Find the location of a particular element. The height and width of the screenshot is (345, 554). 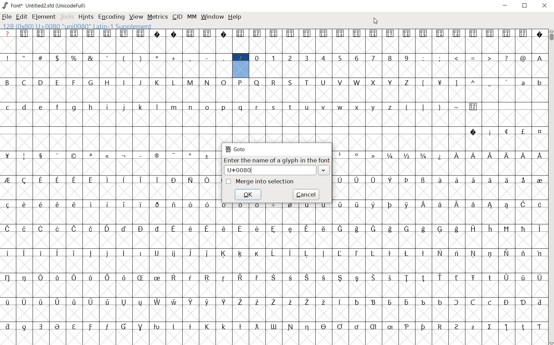

glyph is located at coordinates (206, 107).